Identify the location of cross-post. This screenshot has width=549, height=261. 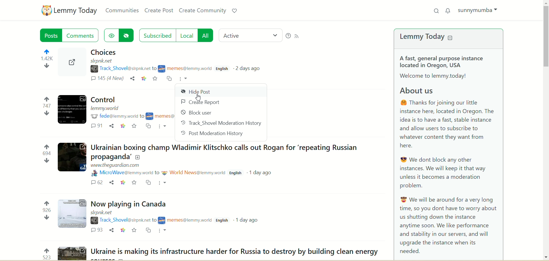
(170, 79).